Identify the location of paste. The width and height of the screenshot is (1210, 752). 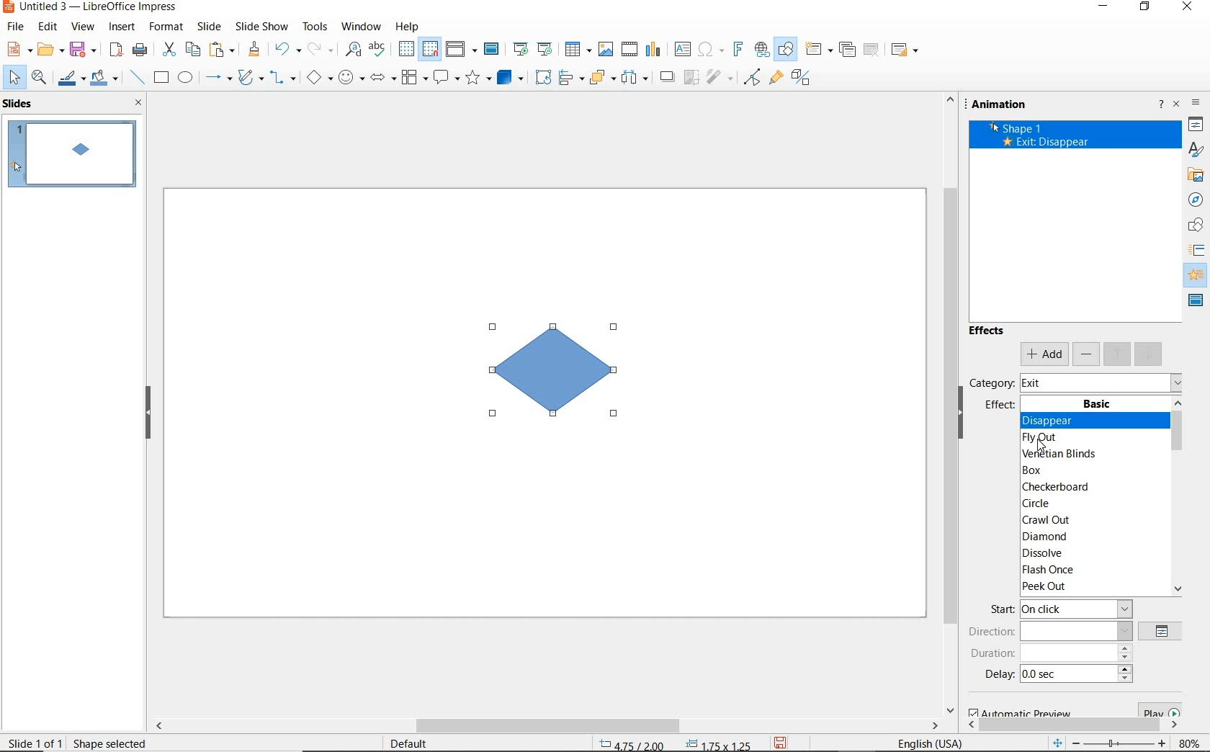
(221, 50).